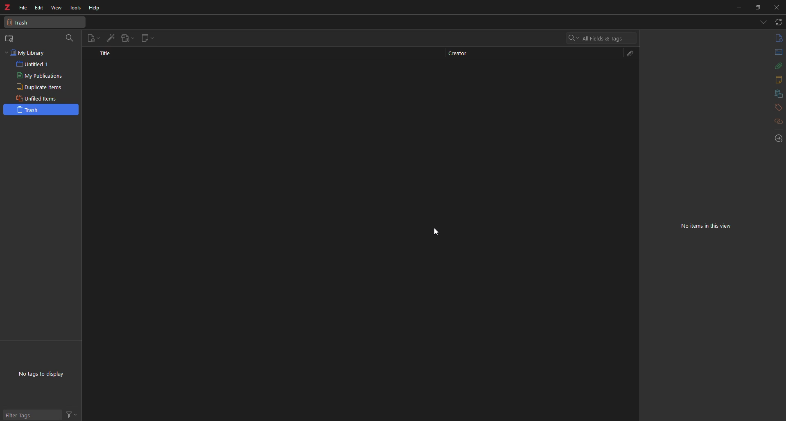  Describe the element at coordinates (778, 22) in the screenshot. I see `sync` at that location.